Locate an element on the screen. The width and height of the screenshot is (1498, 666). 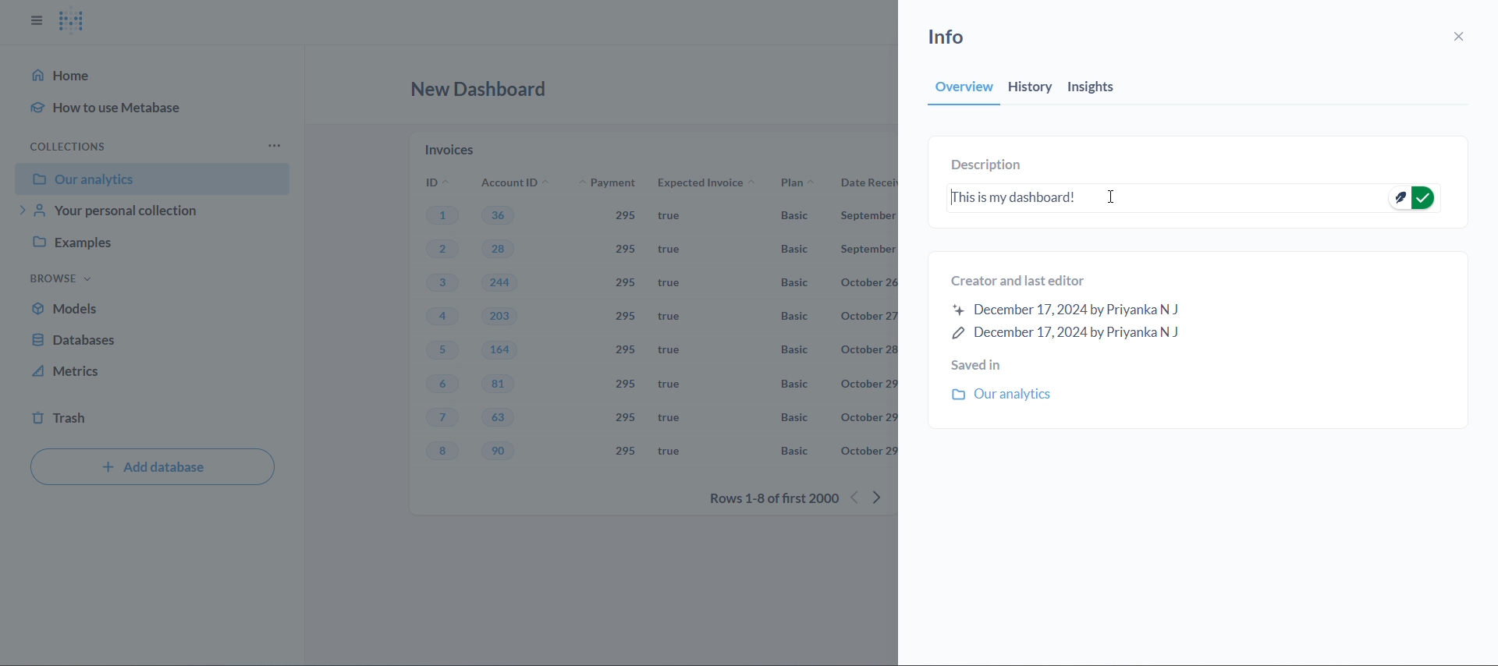
Basic is located at coordinates (799, 349).